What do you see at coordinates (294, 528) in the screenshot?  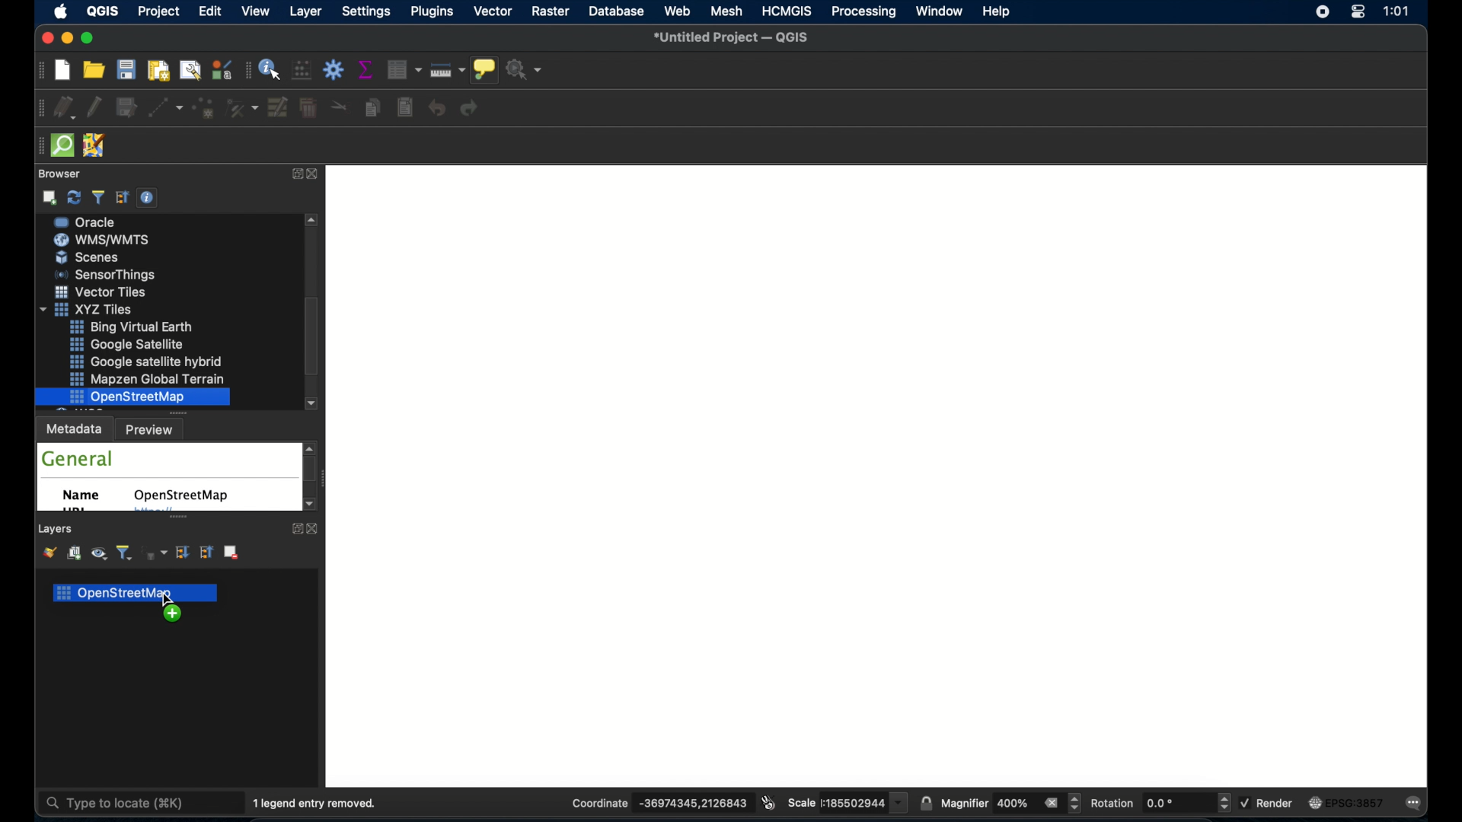 I see `expand` at bounding box center [294, 528].